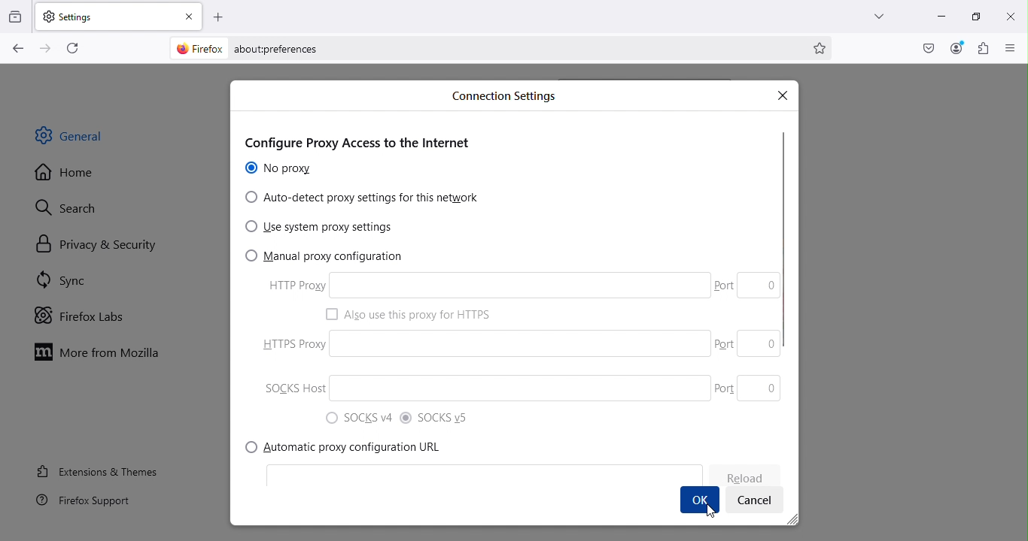 The width and height of the screenshot is (1028, 541). Describe the element at coordinates (80, 506) in the screenshot. I see `FireFox support` at that location.